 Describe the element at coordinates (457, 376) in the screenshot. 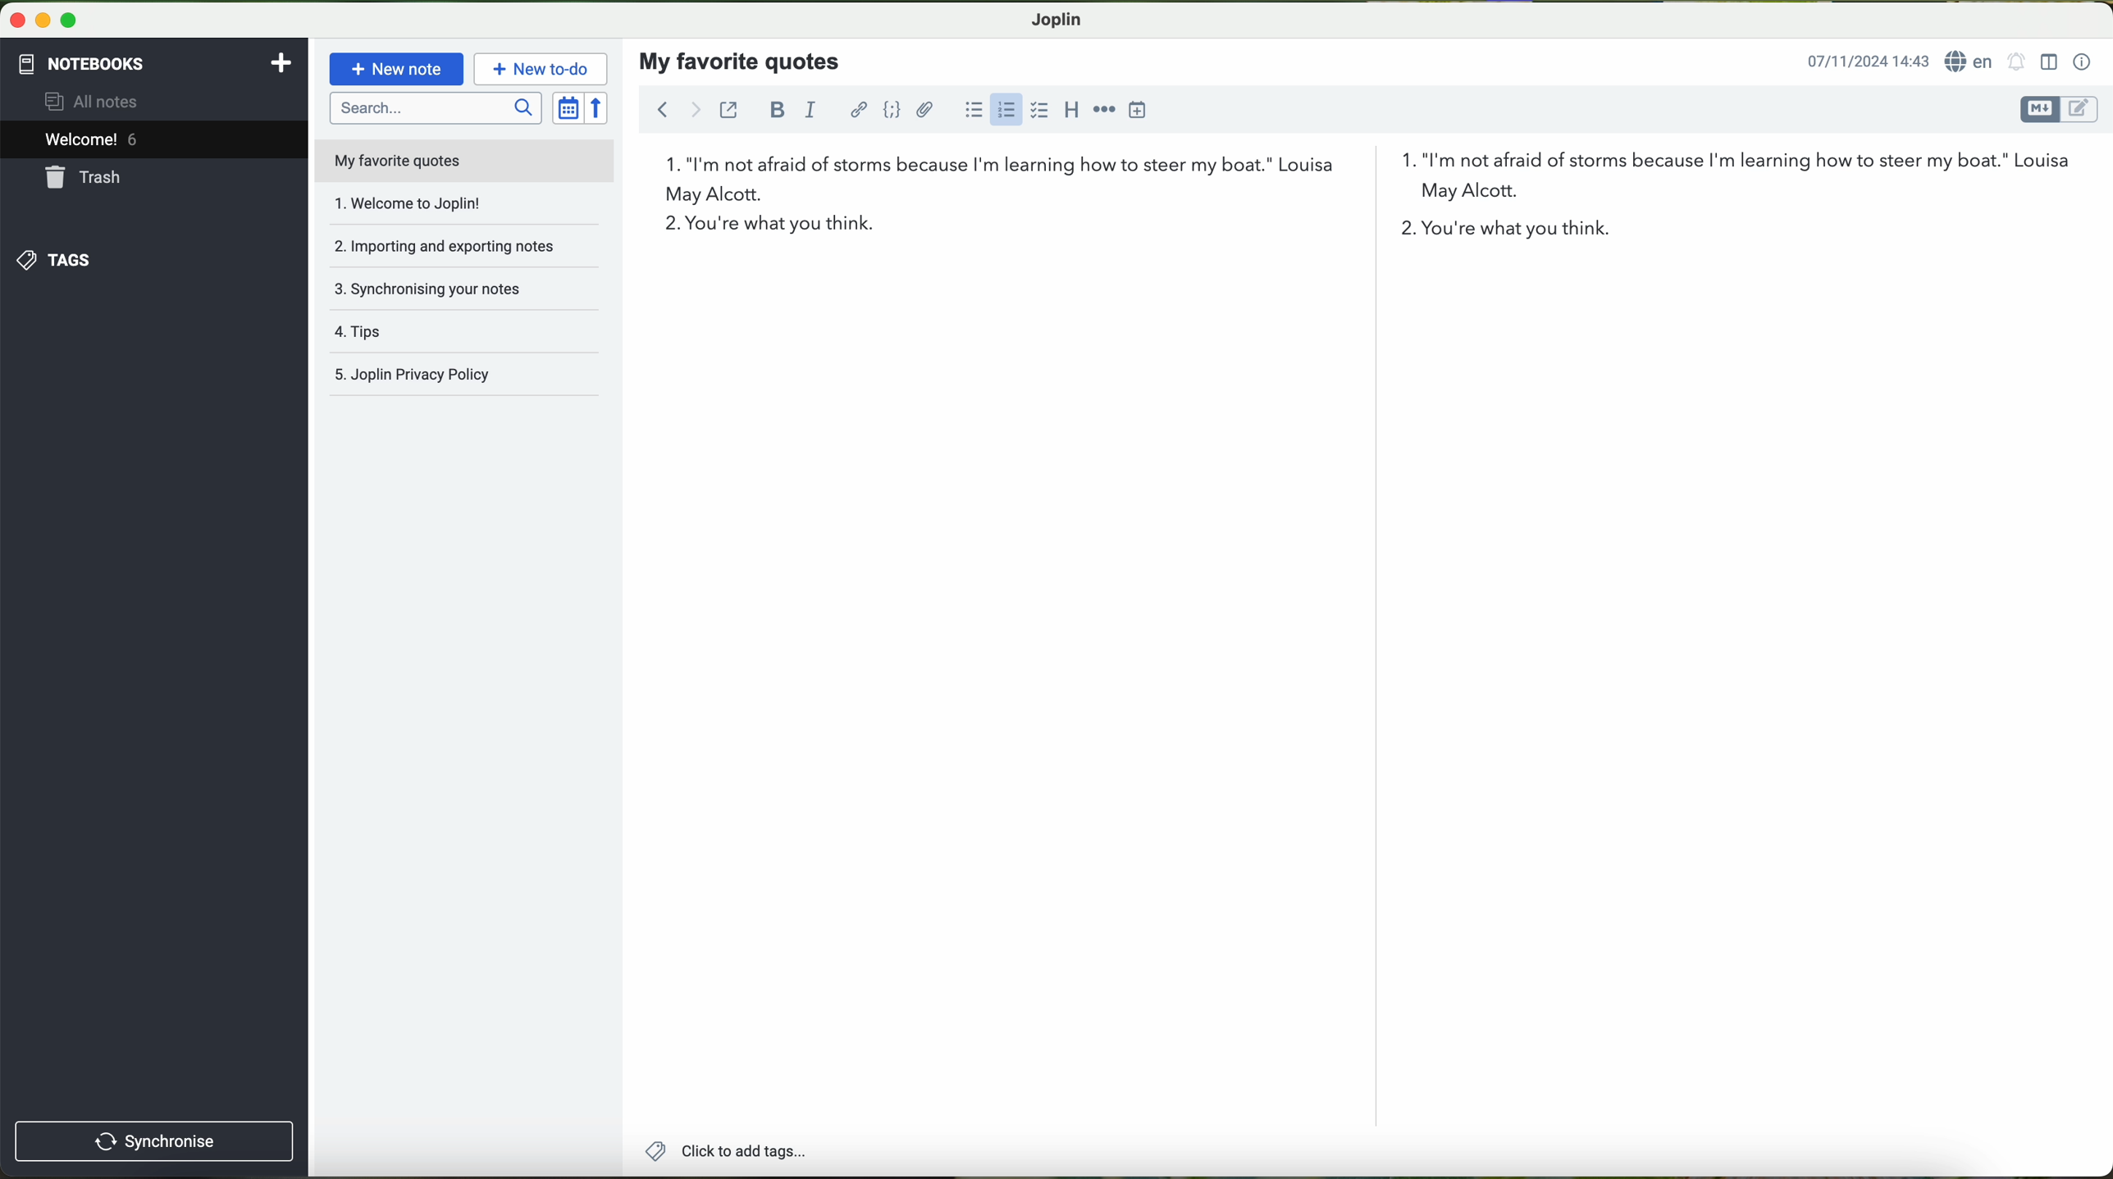

I see `Joplin privacy policy` at that location.